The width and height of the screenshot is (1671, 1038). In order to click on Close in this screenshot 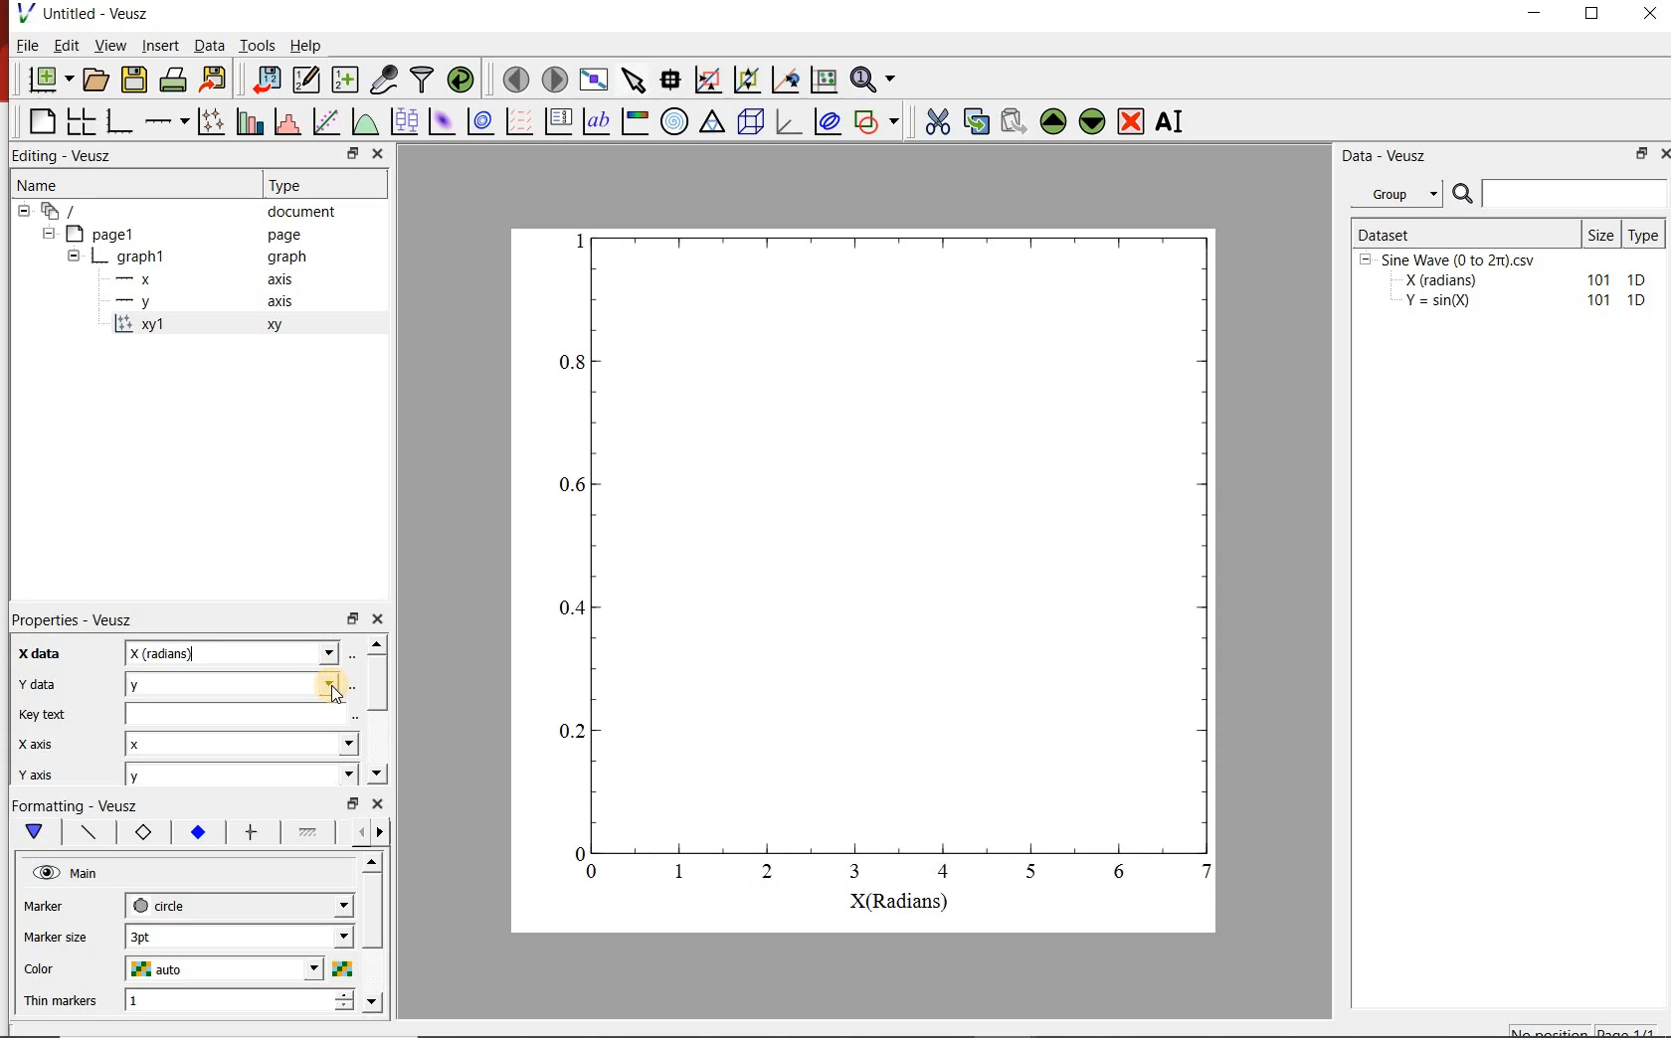, I will do `click(1661, 156)`.